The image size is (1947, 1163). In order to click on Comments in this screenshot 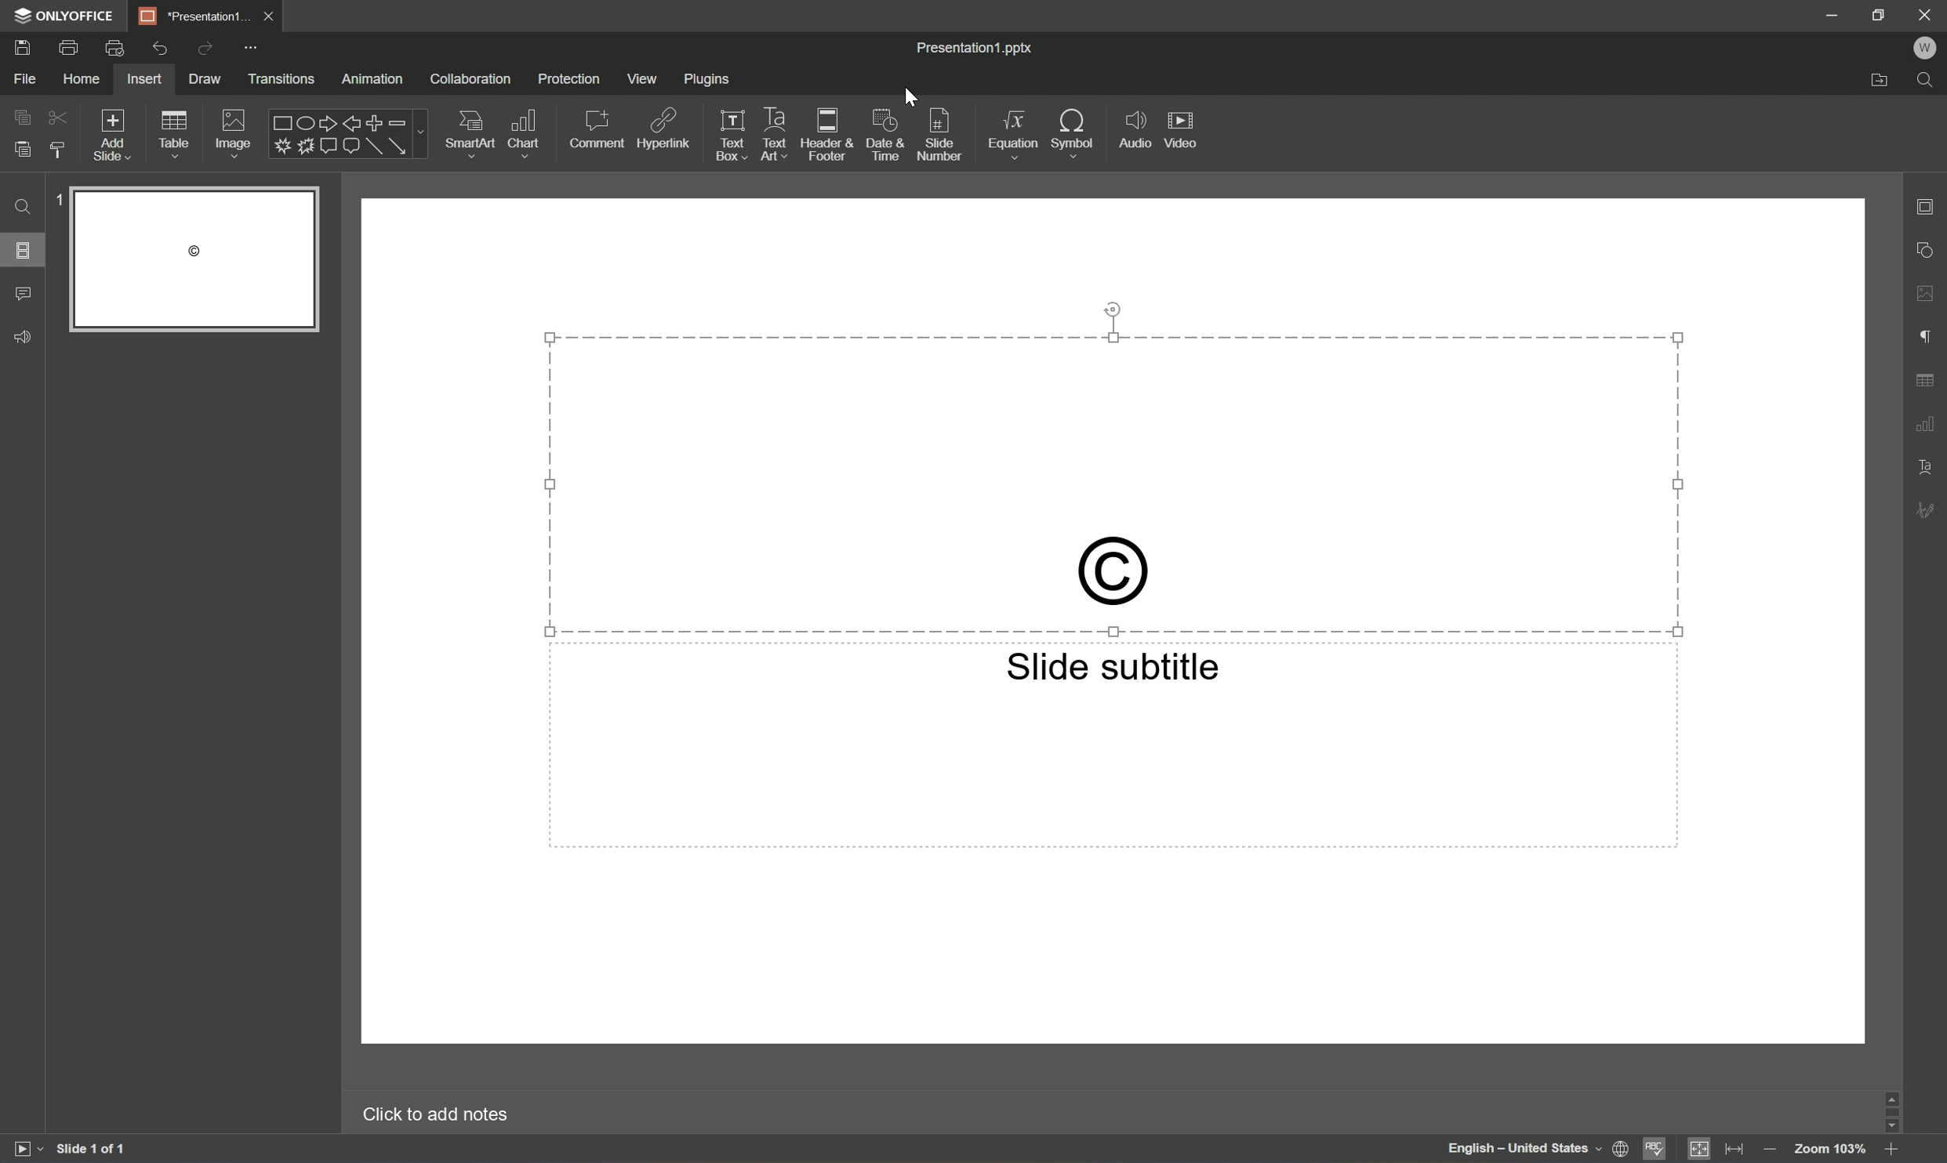, I will do `click(24, 292)`.